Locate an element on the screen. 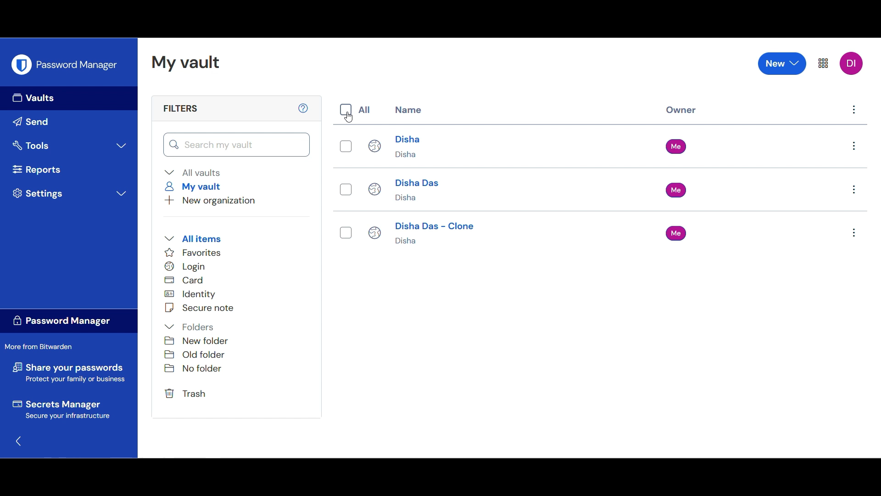  Secrets Manager      Secure your infrastucture is located at coordinates (61, 411).